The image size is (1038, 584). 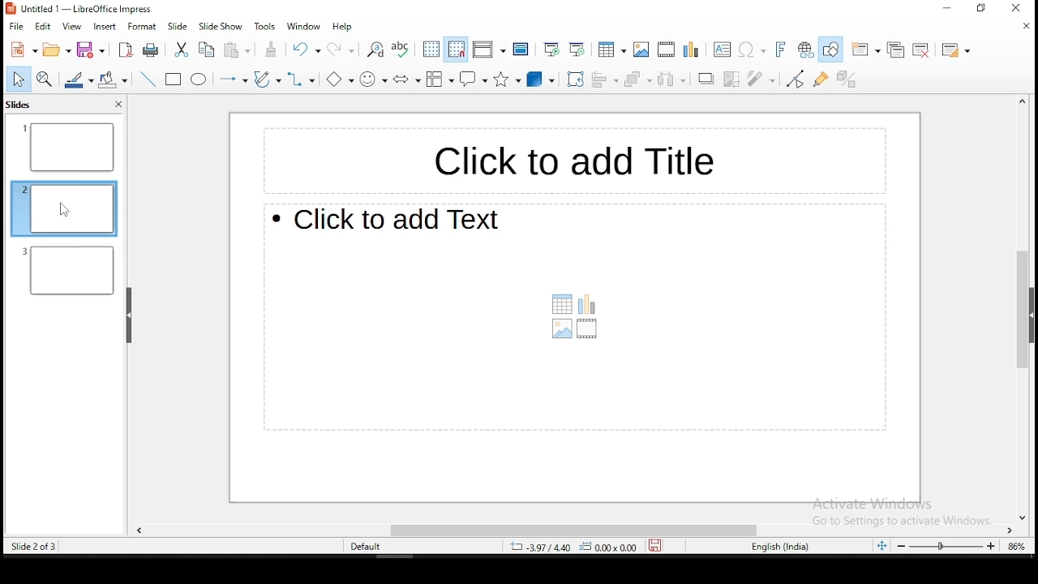 I want to click on insert chart, so click(x=690, y=49).